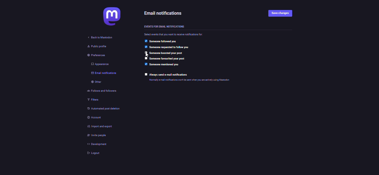 This screenshot has height=175, width=379. I want to click on events, so click(164, 26).